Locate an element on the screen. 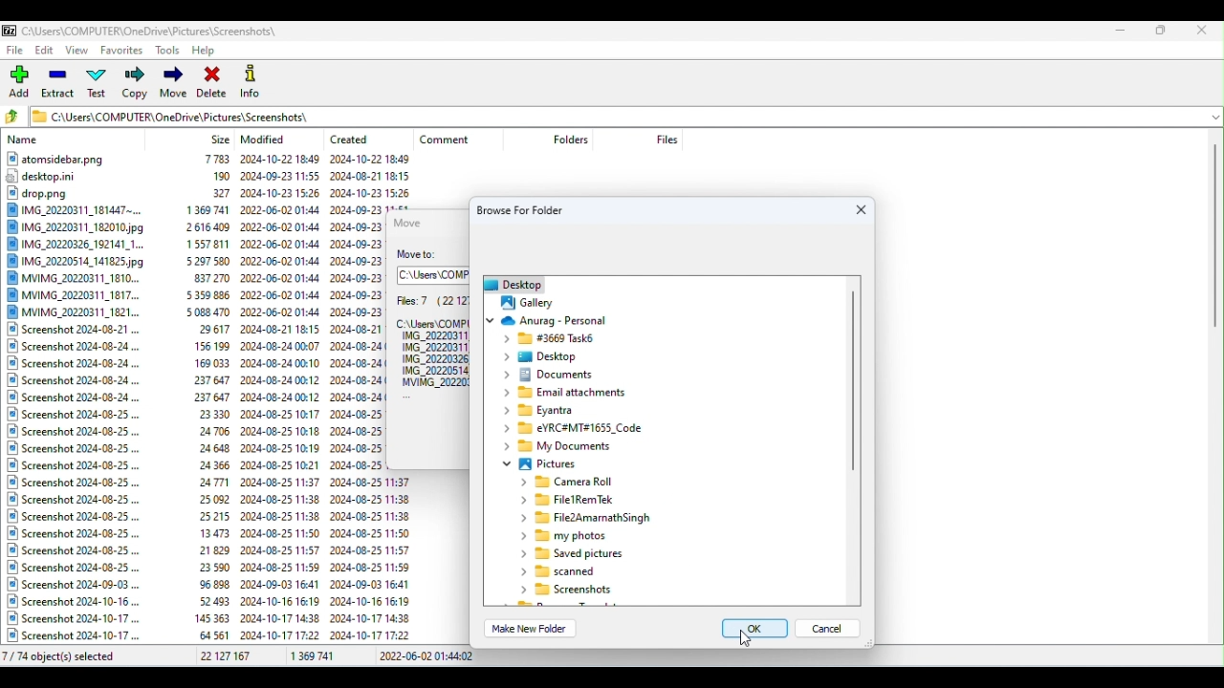 The width and height of the screenshot is (1224, 688). Folder is located at coordinates (562, 537).